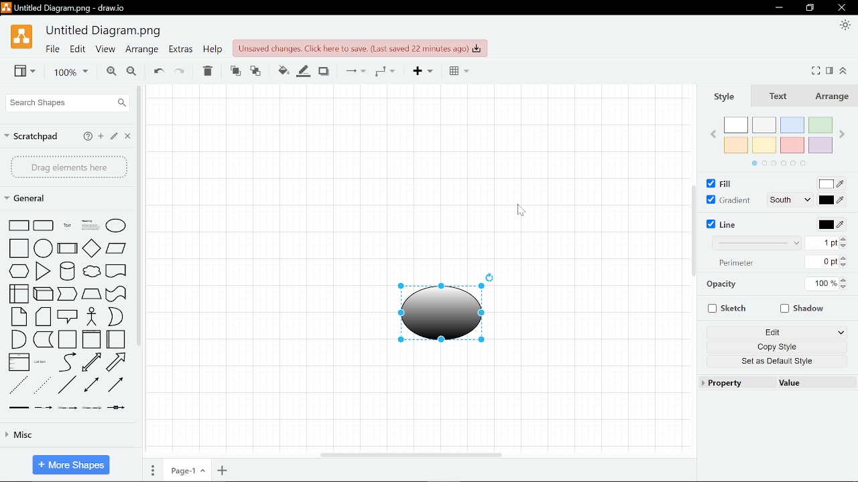 The height and width of the screenshot is (482, 858). I want to click on add, so click(100, 137).